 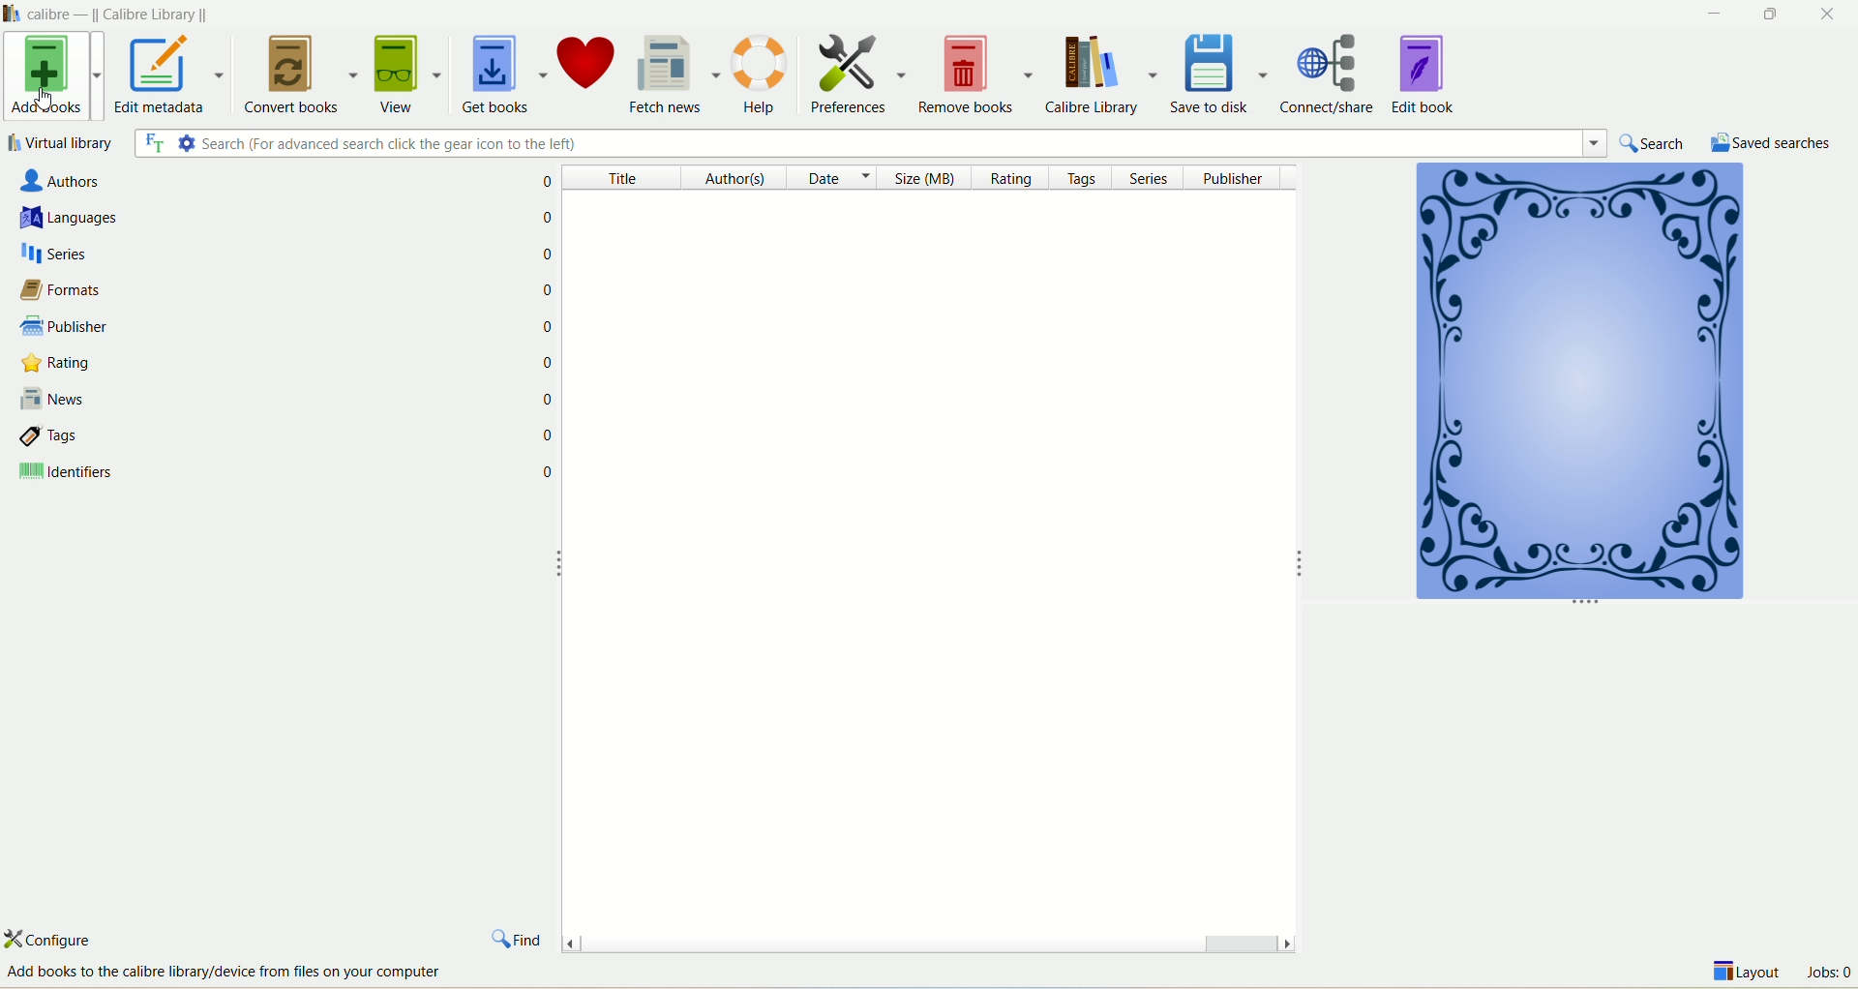 What do you see at coordinates (407, 72) in the screenshot?
I see `view` at bounding box center [407, 72].